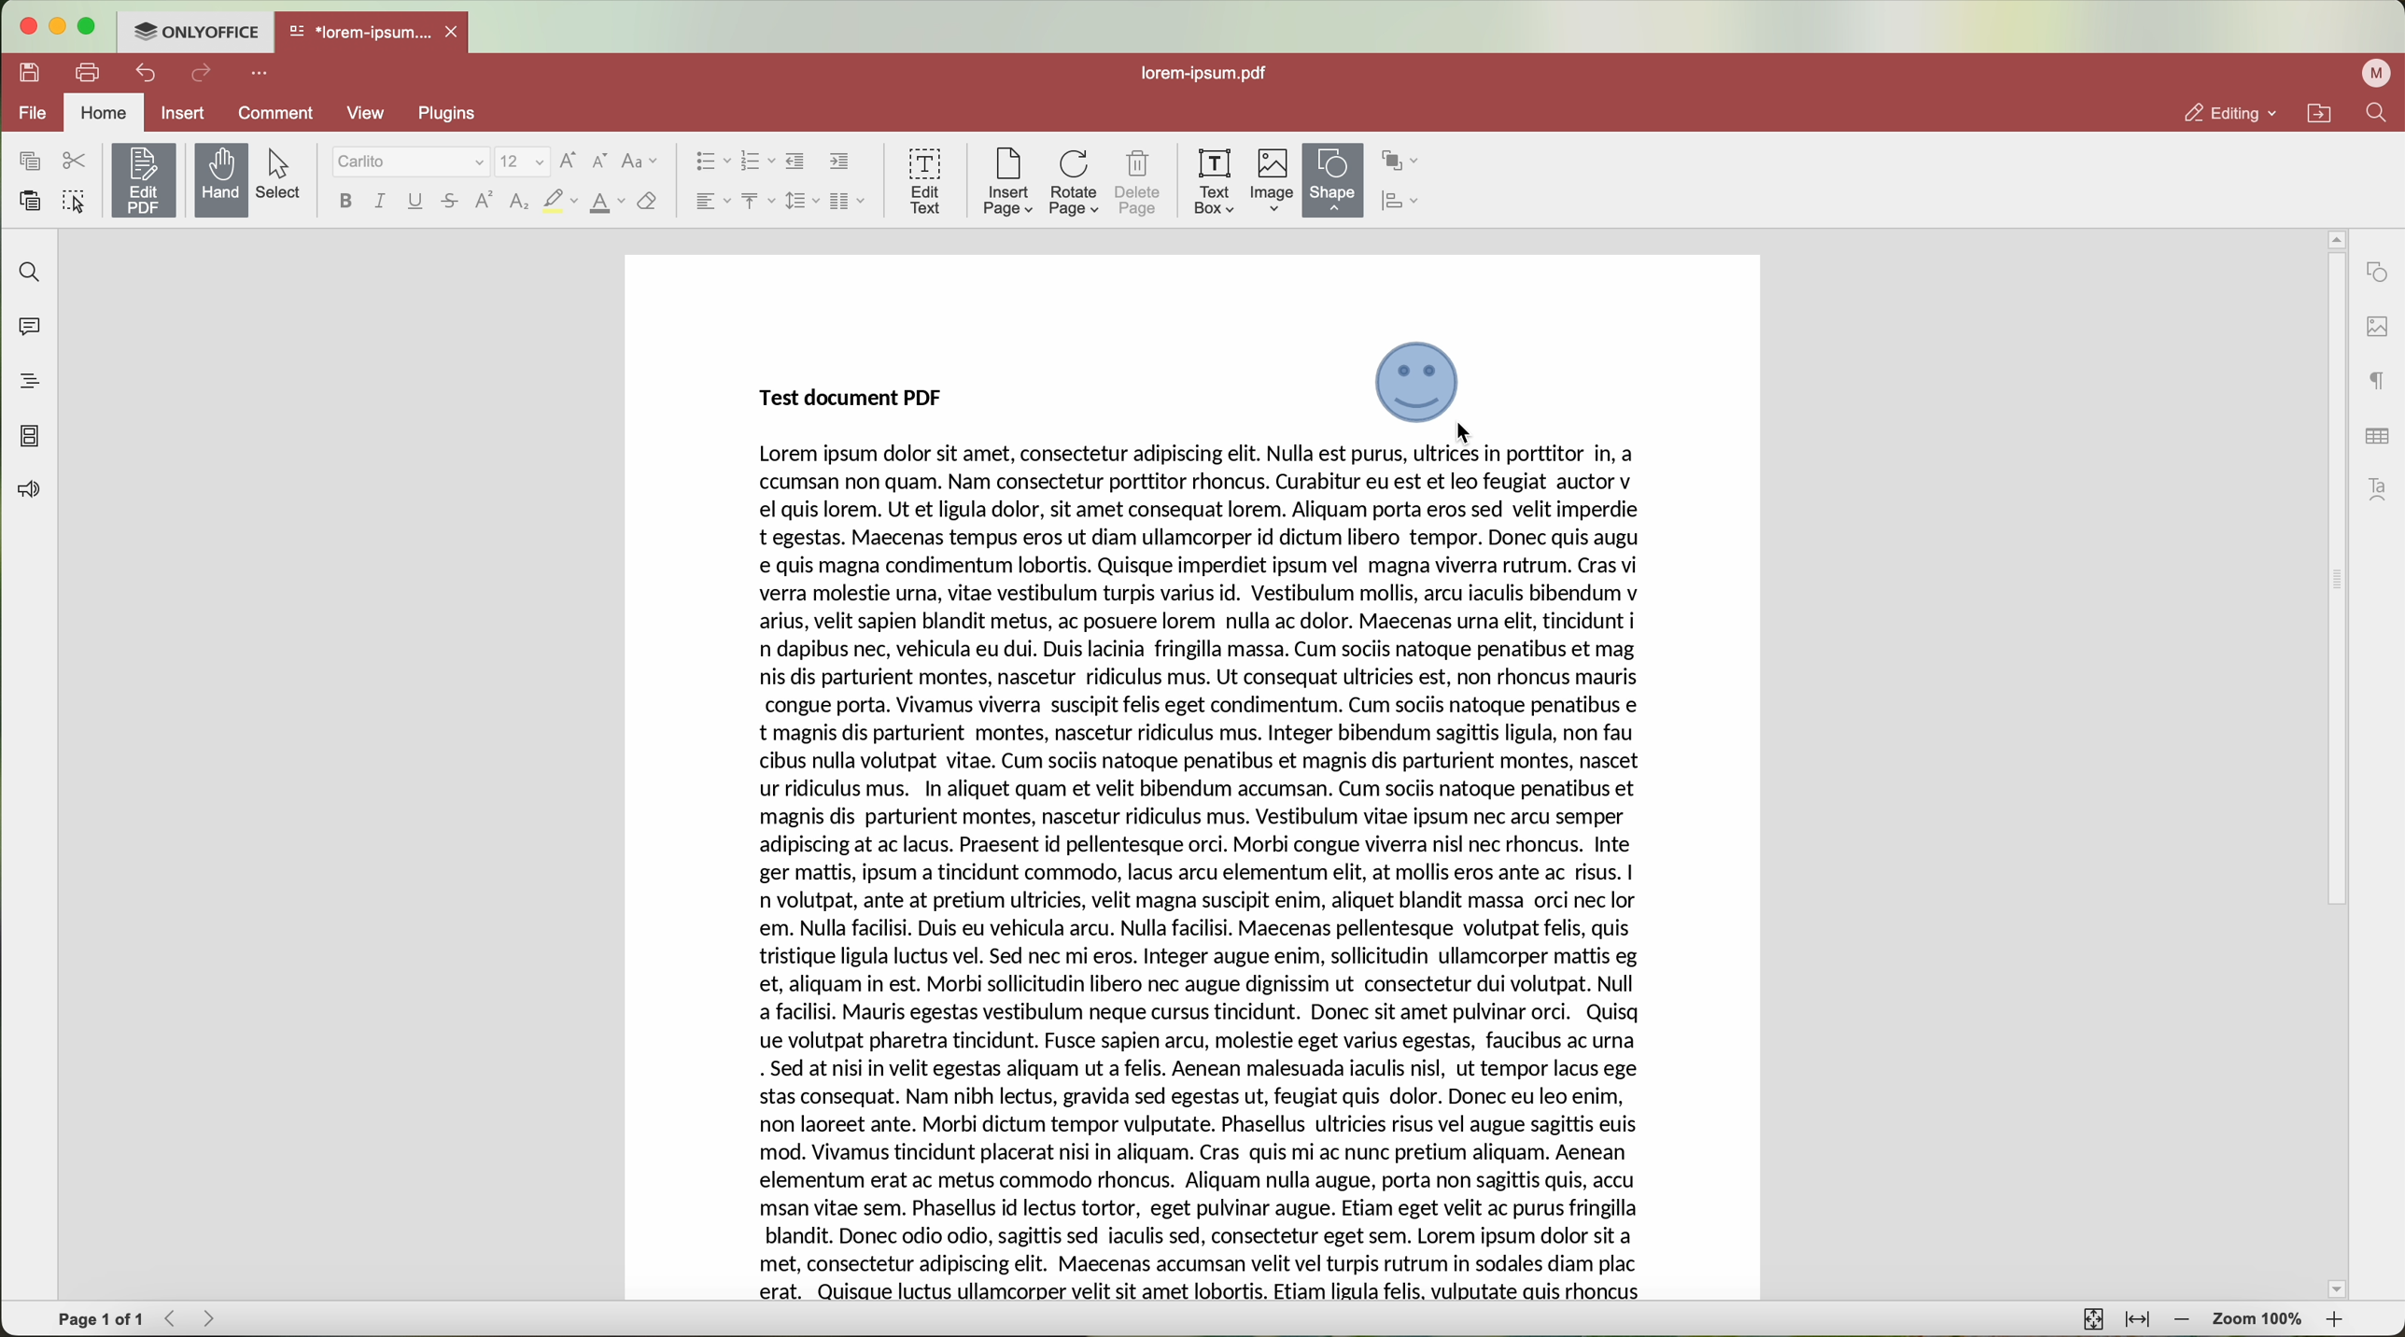  What do you see at coordinates (28, 382) in the screenshot?
I see `headings` at bounding box center [28, 382].